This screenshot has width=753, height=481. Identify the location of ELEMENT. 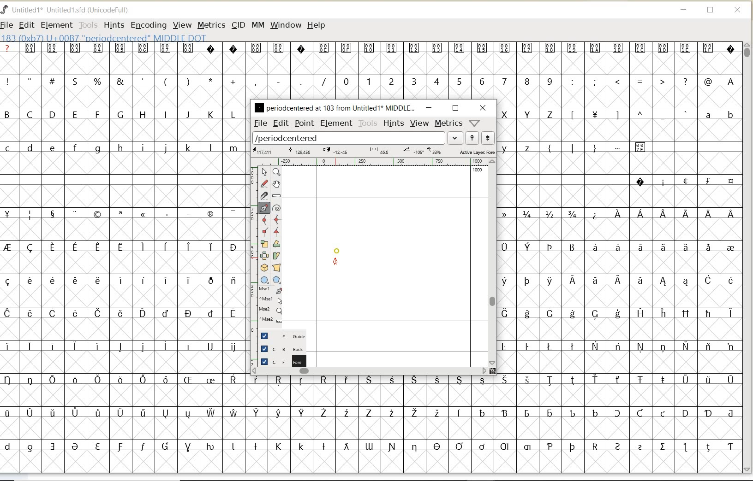
(56, 25).